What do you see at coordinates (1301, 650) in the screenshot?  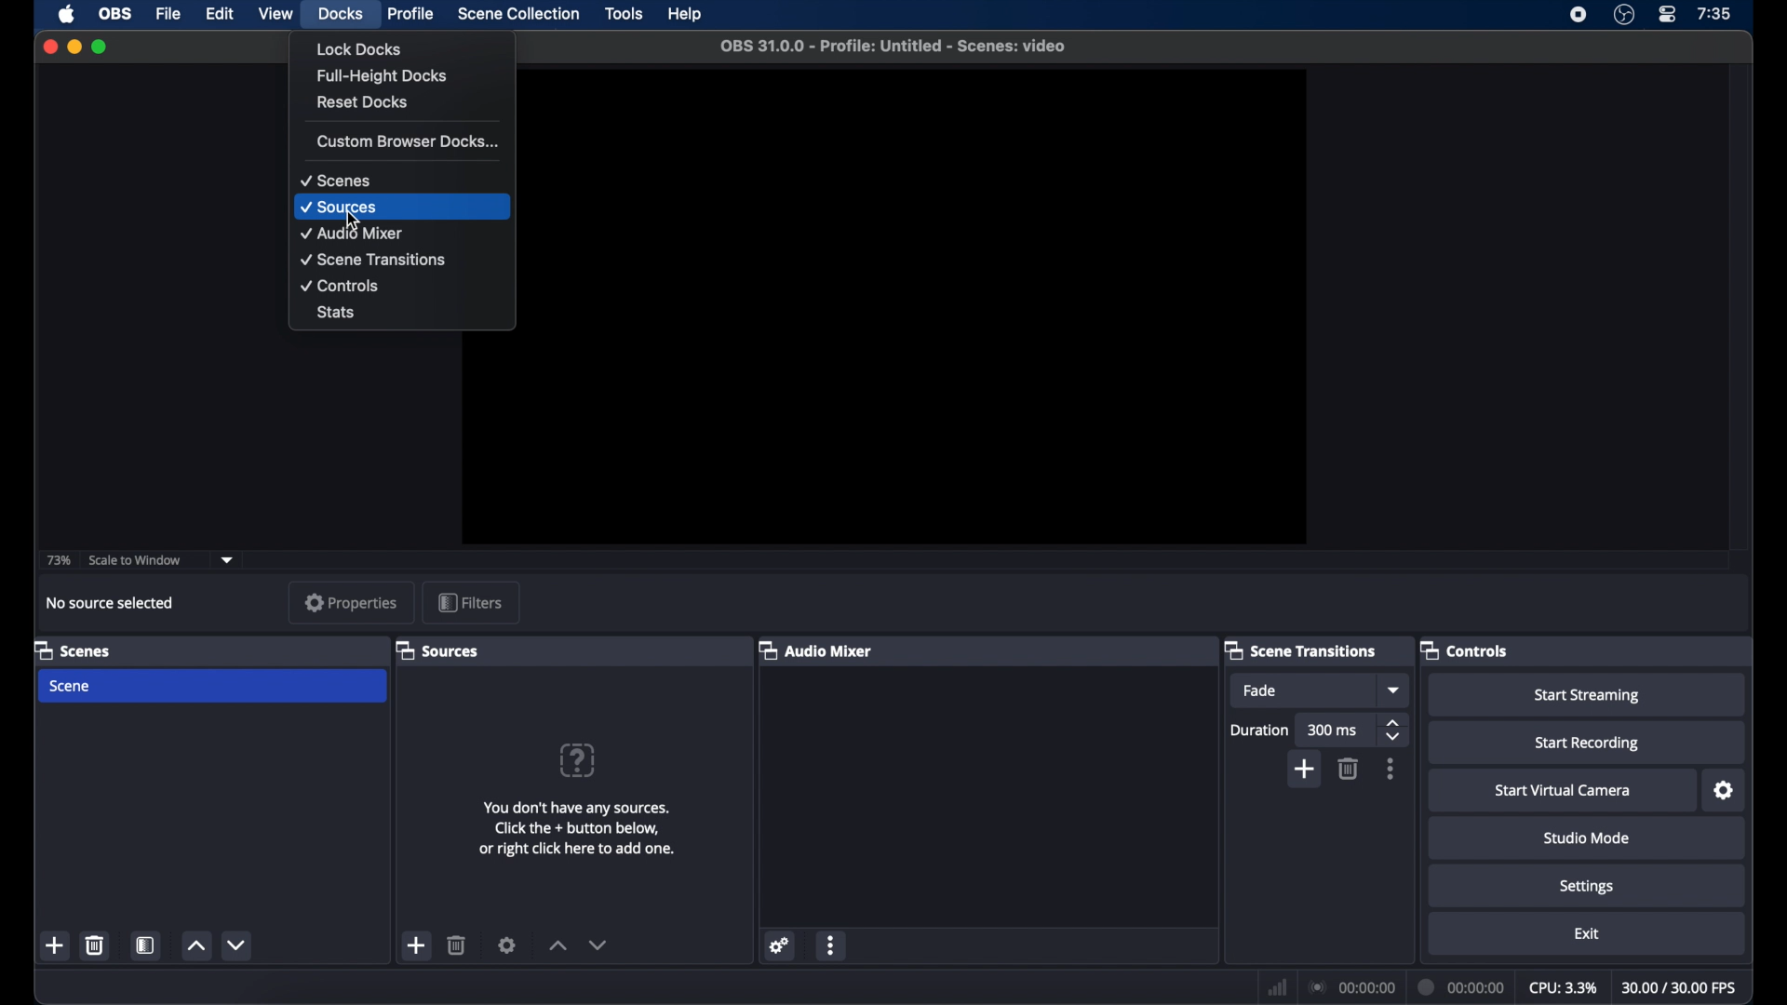 I see `scene transitions` at bounding box center [1301, 650].